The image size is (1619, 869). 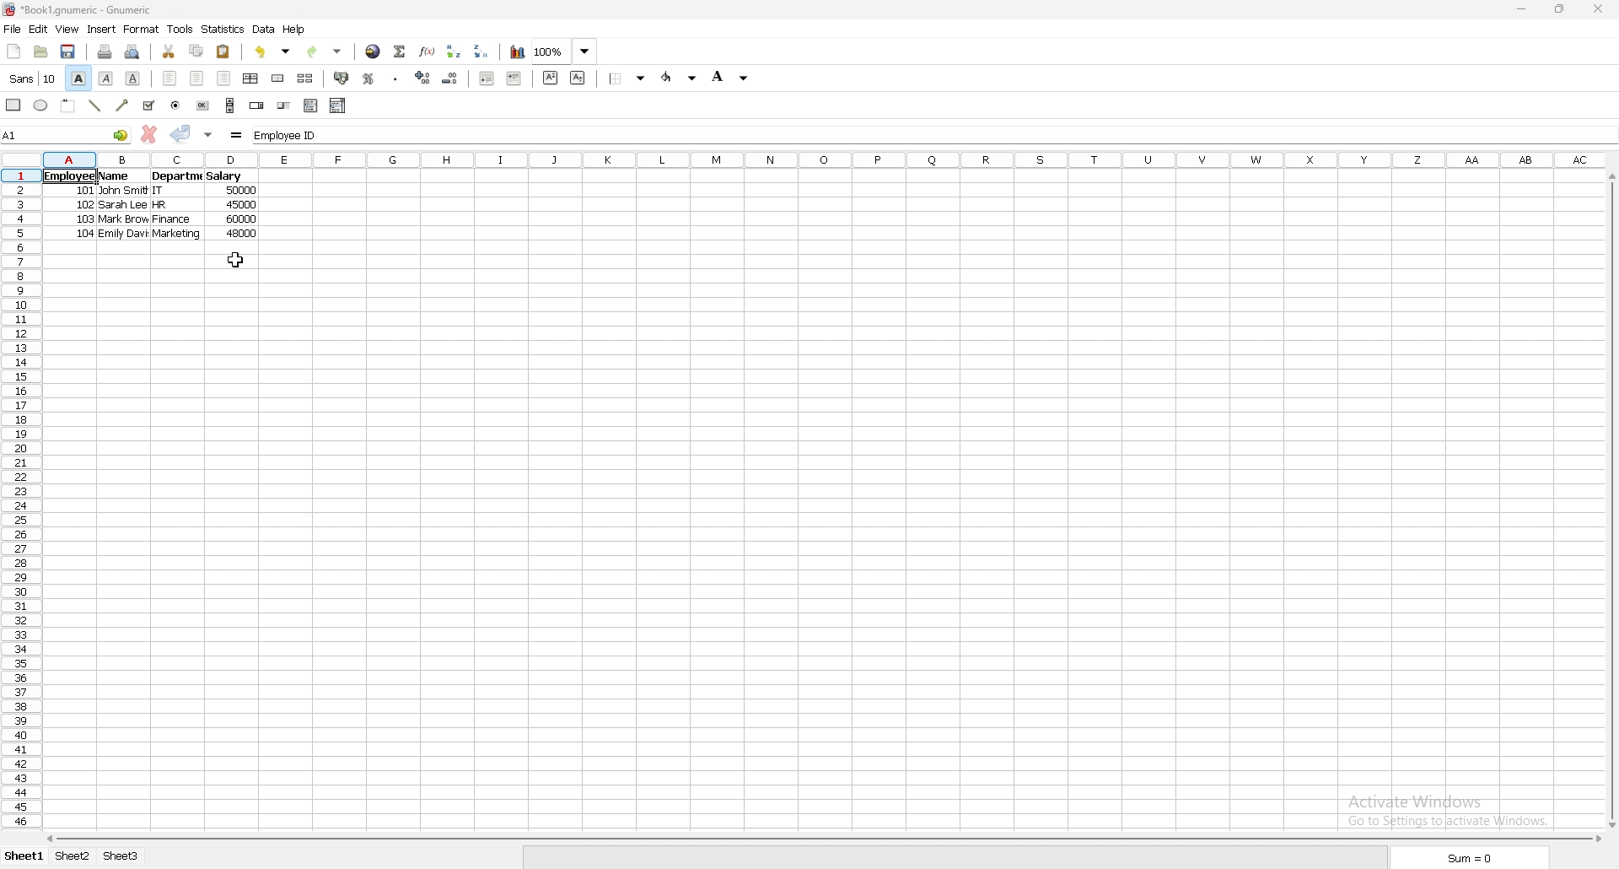 What do you see at coordinates (13, 51) in the screenshot?
I see `new` at bounding box center [13, 51].